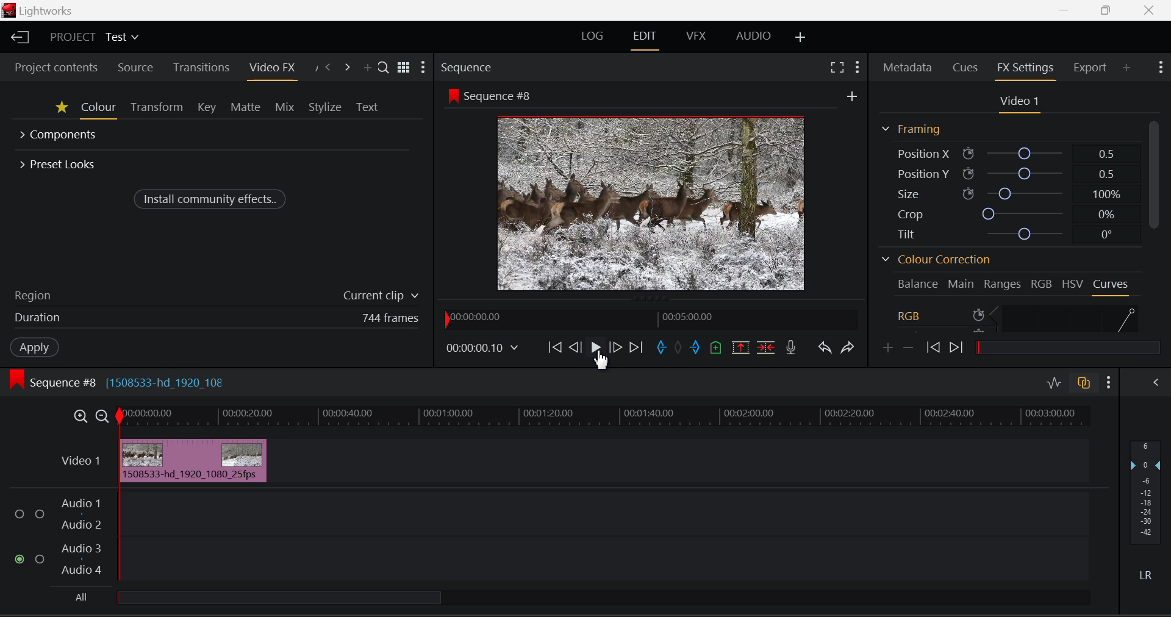  Describe the element at coordinates (135, 68) in the screenshot. I see `Source` at that location.